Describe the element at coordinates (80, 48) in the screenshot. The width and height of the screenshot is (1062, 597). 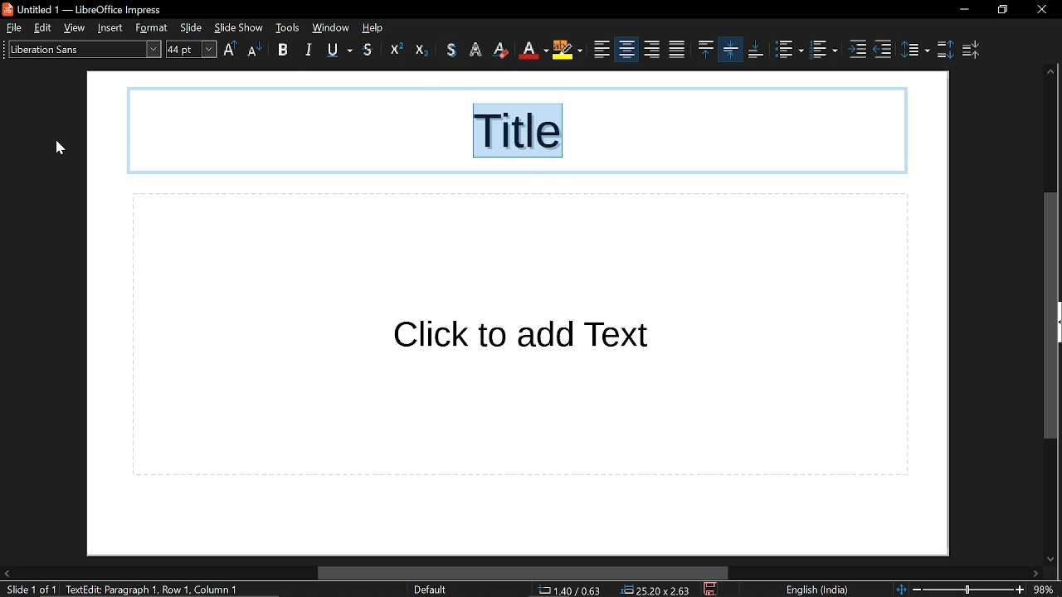
I see `text style` at that location.